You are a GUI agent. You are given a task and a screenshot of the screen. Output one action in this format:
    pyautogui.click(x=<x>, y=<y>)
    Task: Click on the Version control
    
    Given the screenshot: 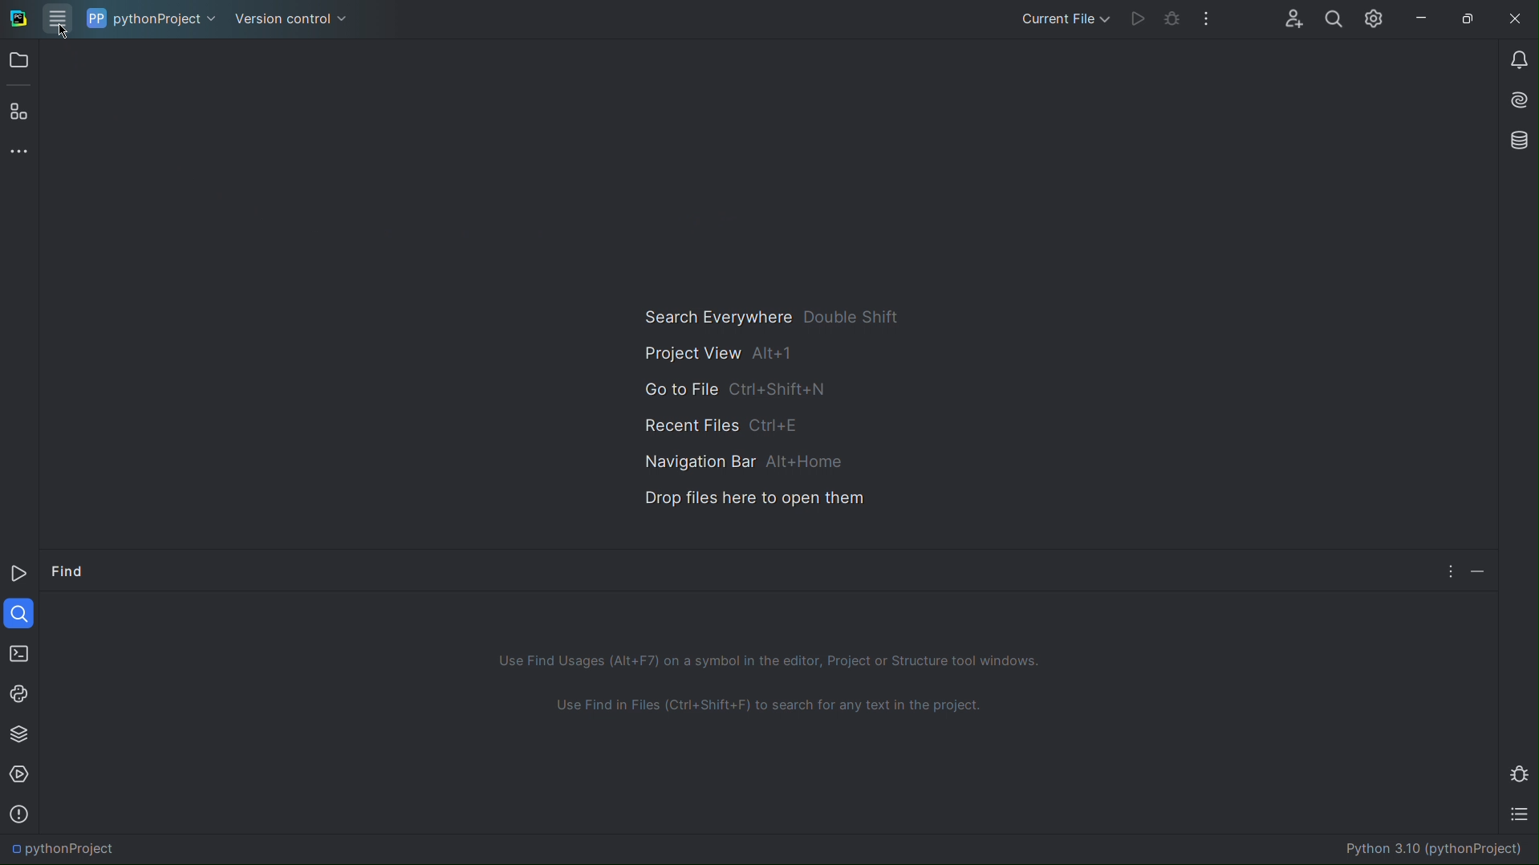 What is the action you would take?
    pyautogui.click(x=294, y=20)
    